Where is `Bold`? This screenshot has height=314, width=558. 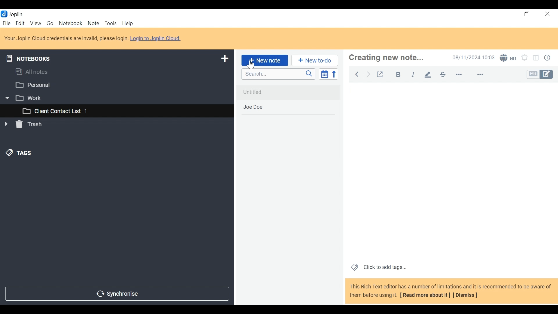 Bold is located at coordinates (398, 74).